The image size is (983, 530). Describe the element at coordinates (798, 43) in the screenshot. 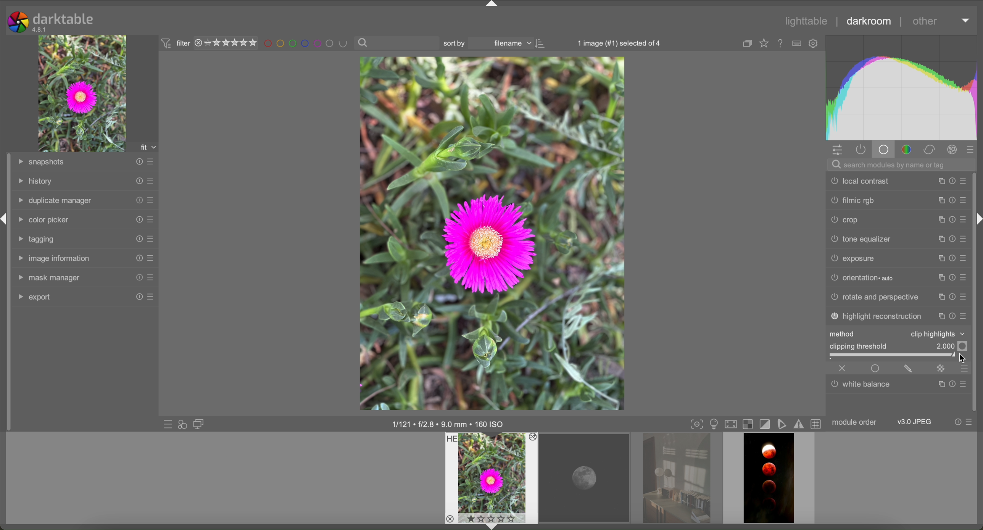

I see `type of overlays` at that location.